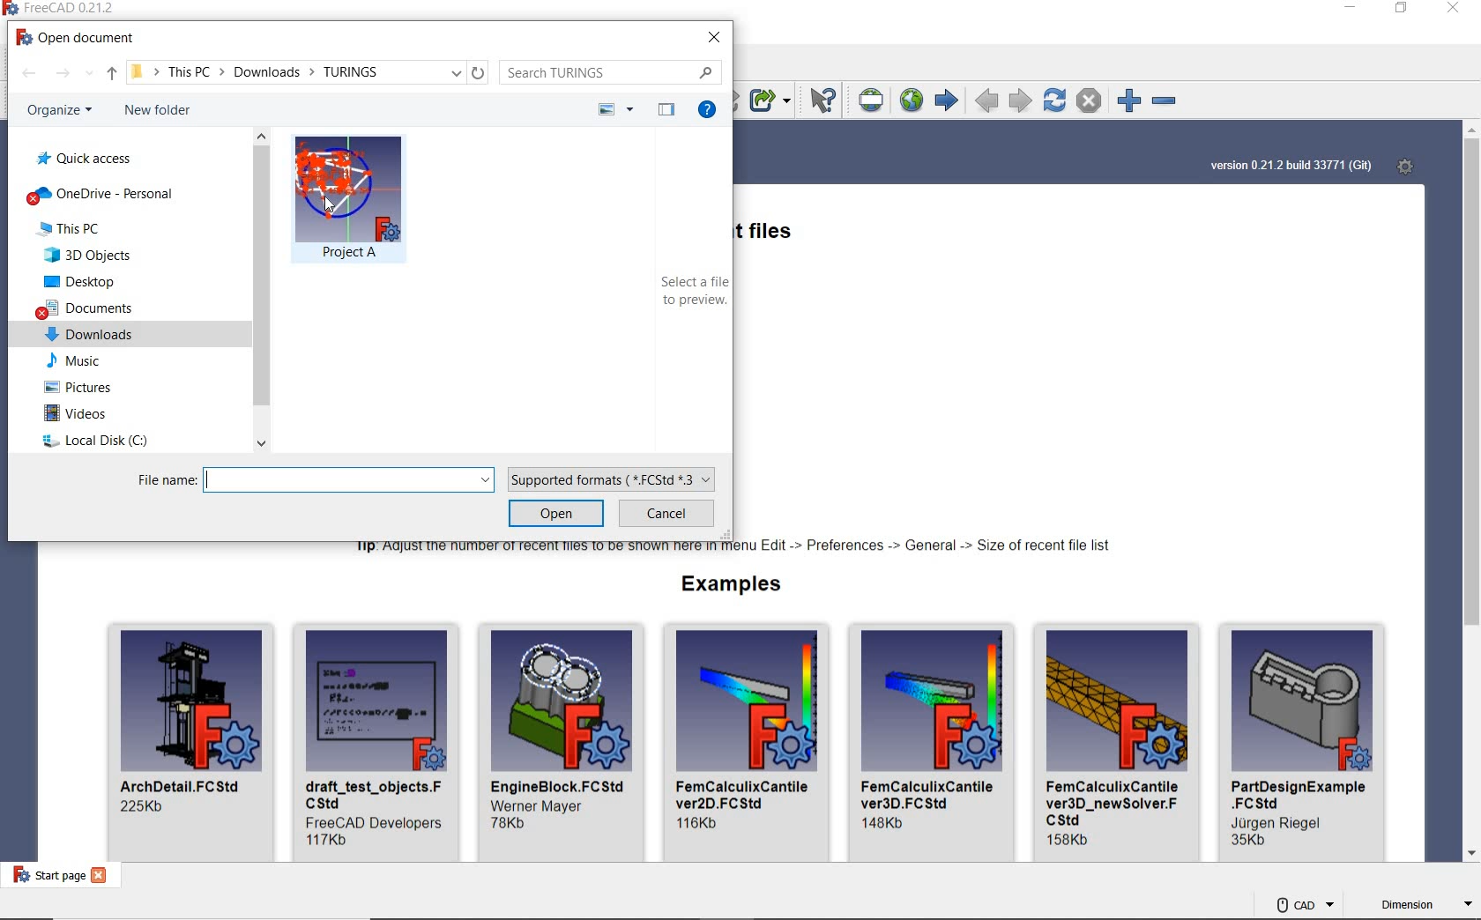  I want to click on CHANGE YOUR VIEW, so click(615, 110).